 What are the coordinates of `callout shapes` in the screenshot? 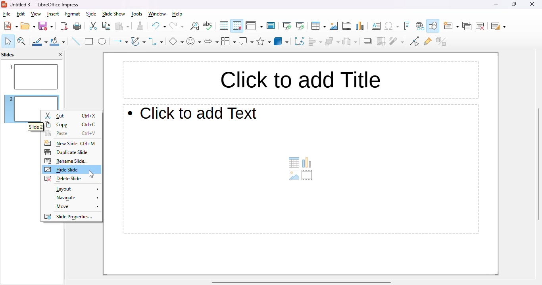 It's located at (246, 41).